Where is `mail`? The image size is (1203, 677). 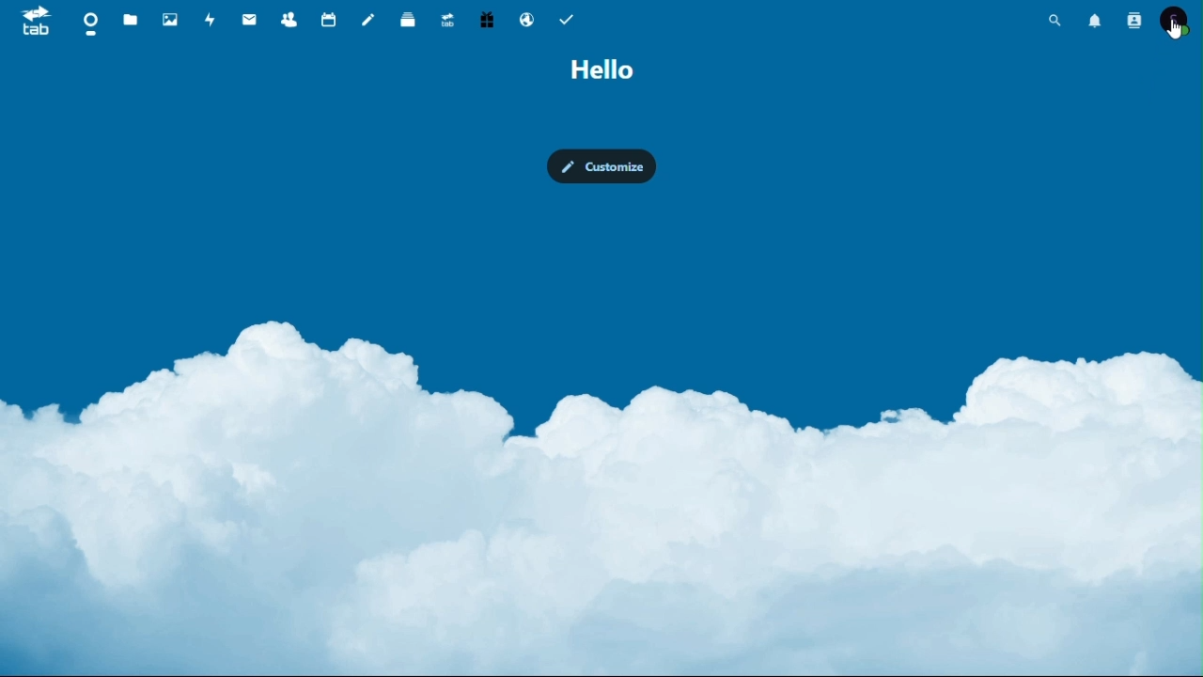
mail is located at coordinates (250, 19).